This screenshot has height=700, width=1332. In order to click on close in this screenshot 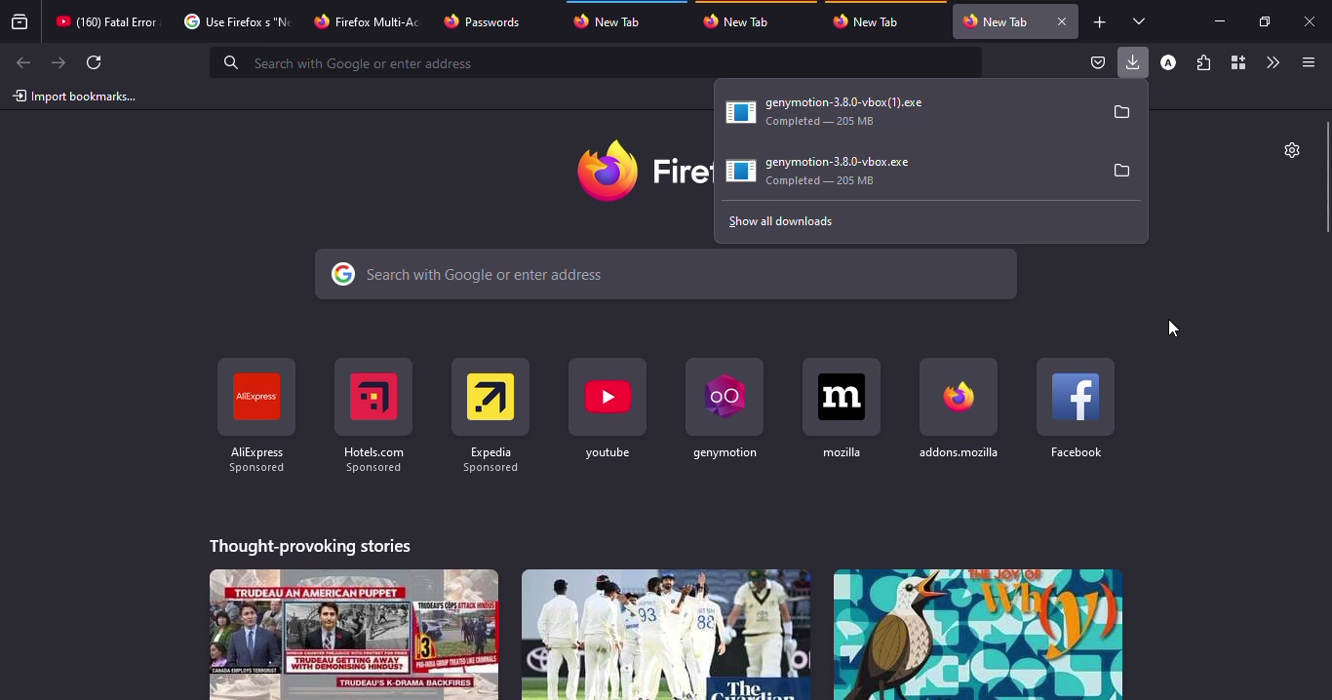, I will do `click(1312, 22)`.